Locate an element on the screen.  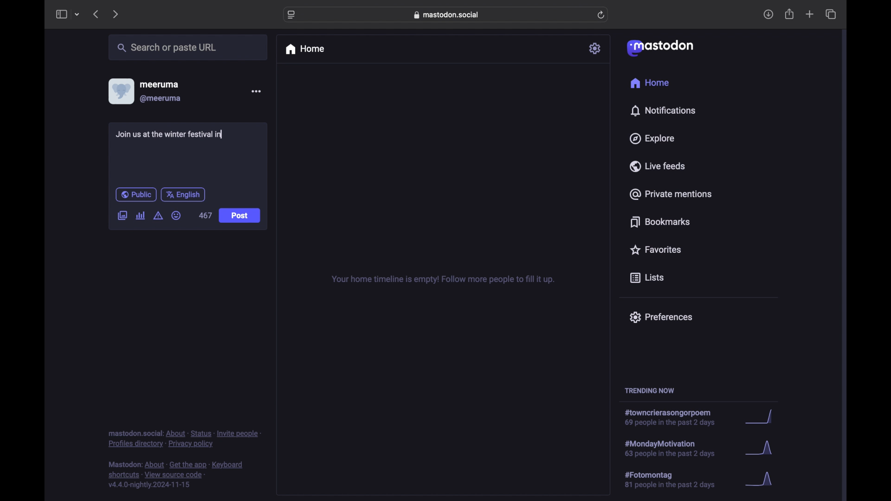
hashtag trend is located at coordinates (676, 480).